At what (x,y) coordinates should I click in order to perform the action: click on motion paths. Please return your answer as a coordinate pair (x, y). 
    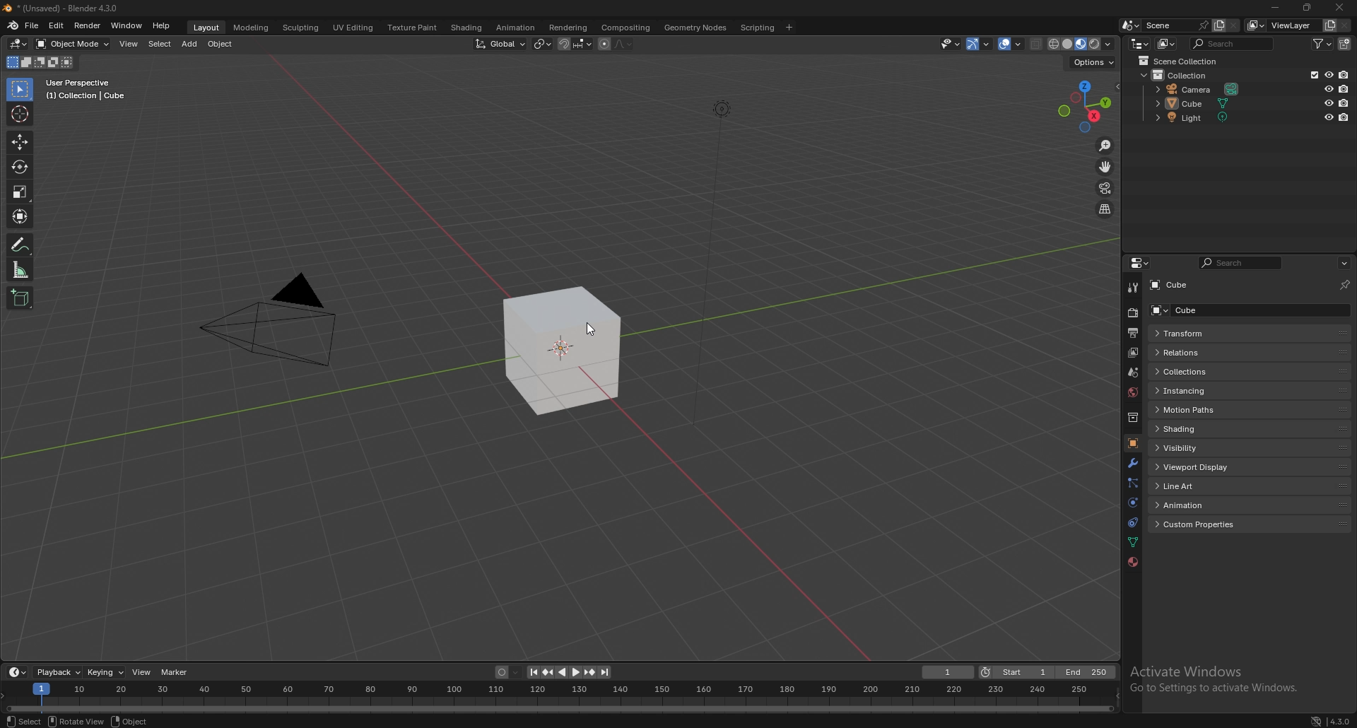
    Looking at the image, I should click on (1200, 410).